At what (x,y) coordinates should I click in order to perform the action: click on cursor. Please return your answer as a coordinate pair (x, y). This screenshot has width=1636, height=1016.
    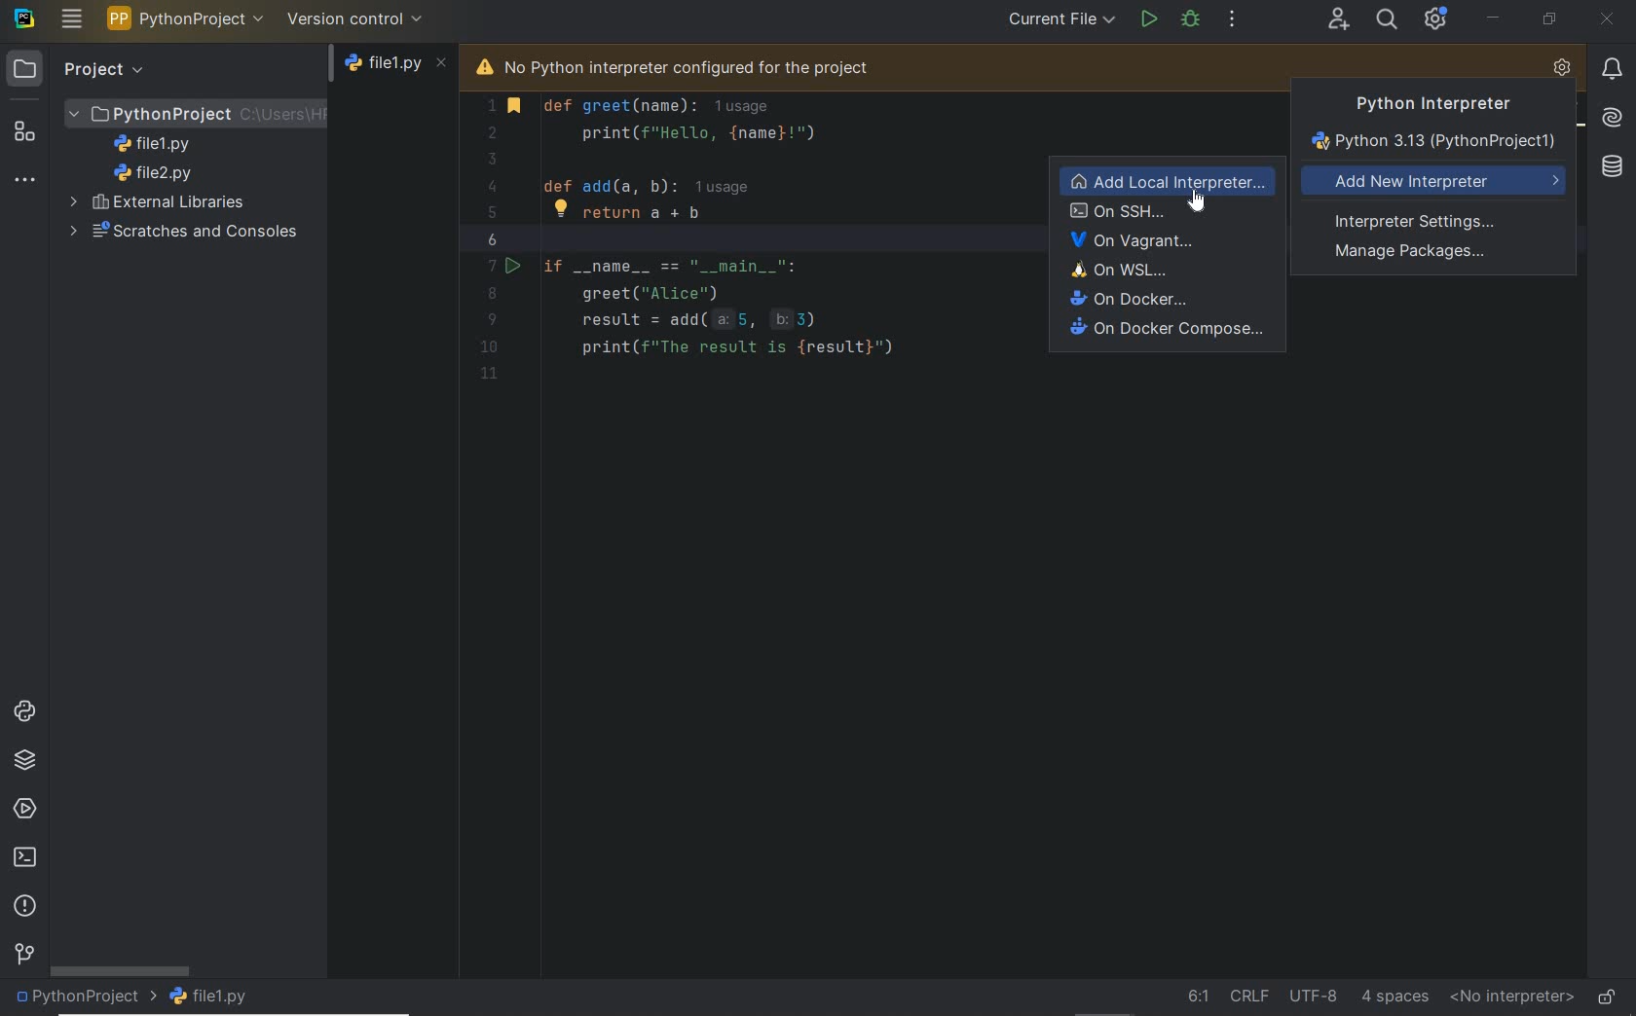
    Looking at the image, I should click on (1200, 204).